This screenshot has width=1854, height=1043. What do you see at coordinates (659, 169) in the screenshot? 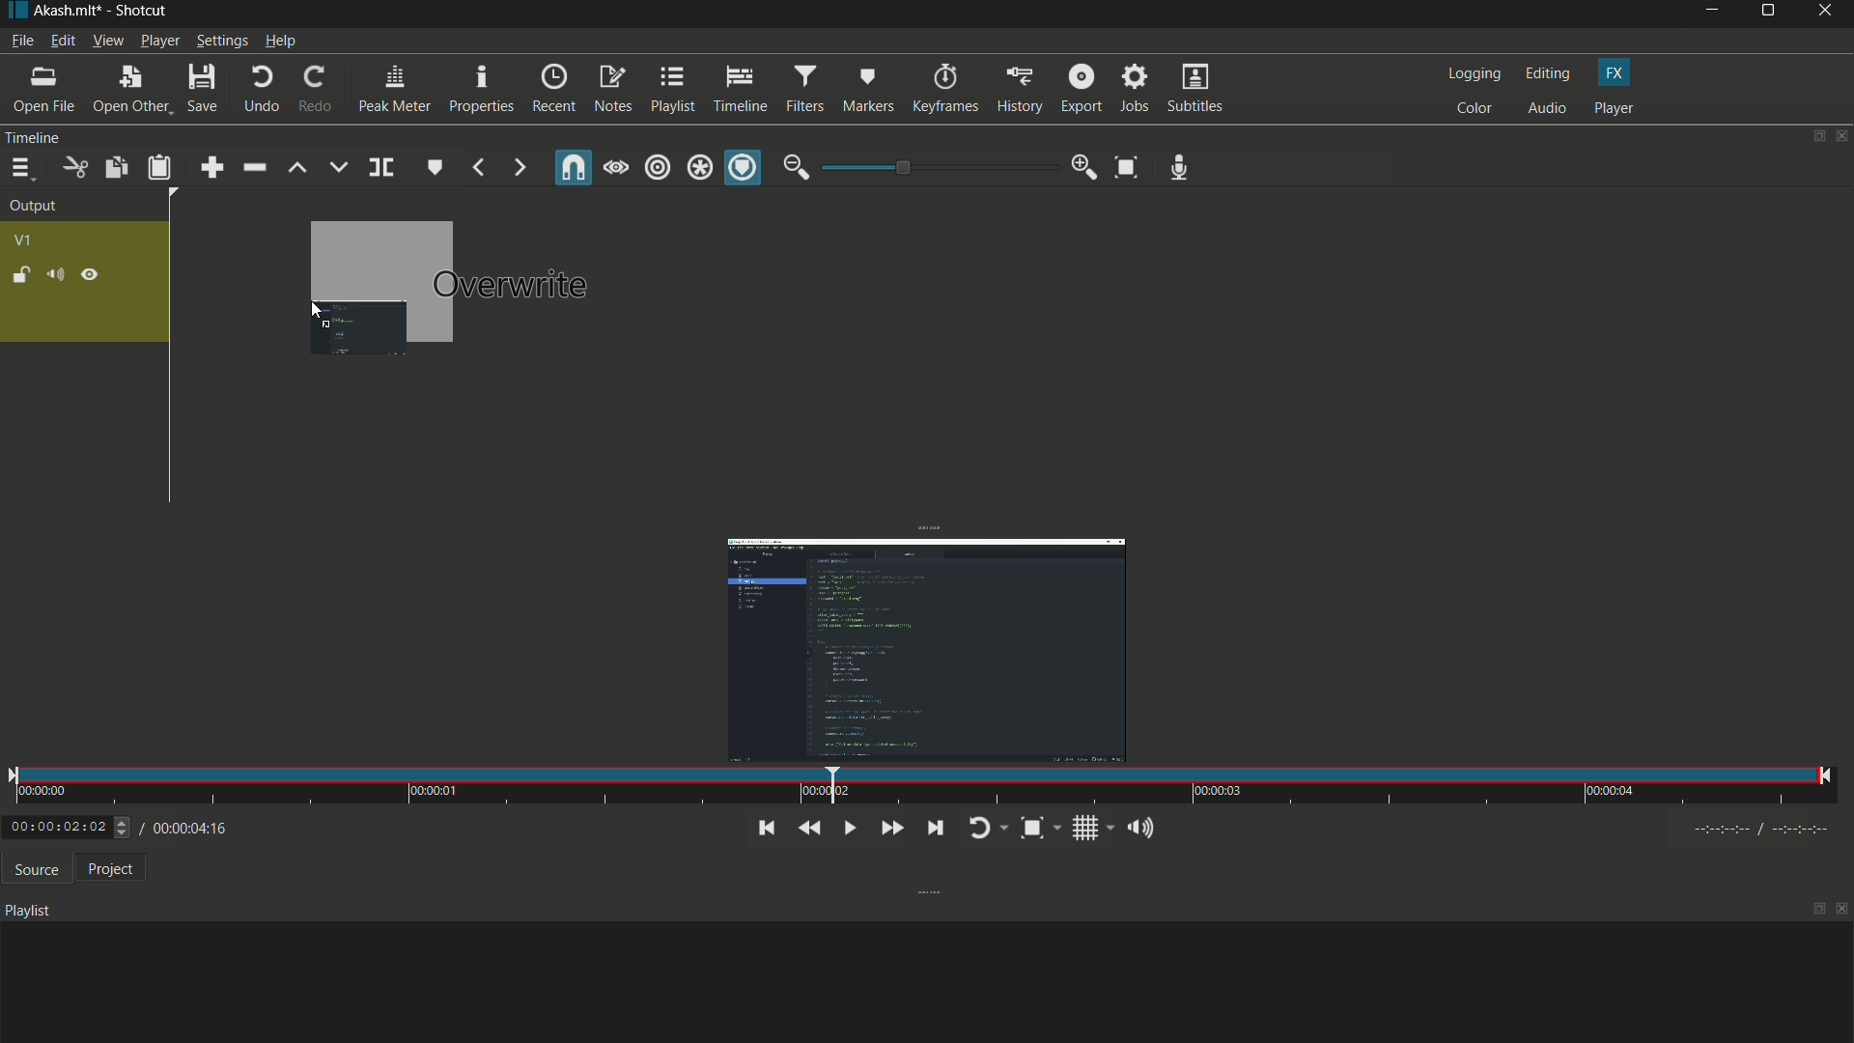
I see `ripple` at bounding box center [659, 169].